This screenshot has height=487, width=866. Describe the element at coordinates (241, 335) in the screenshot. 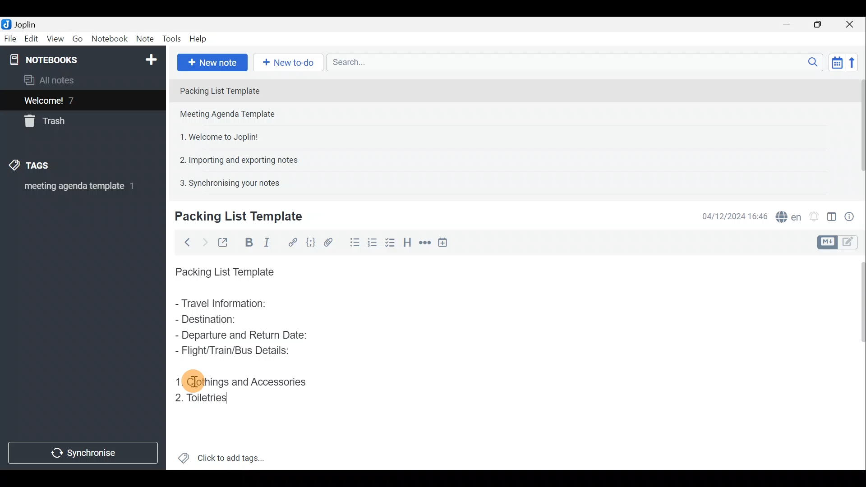

I see `Departure and Return Date:` at that location.